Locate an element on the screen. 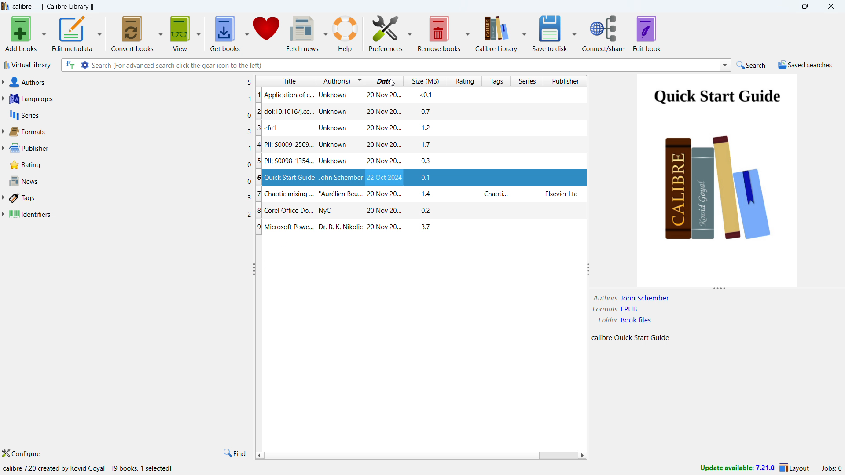 The image size is (845, 475). Elsevier Ltd is located at coordinates (562, 194).